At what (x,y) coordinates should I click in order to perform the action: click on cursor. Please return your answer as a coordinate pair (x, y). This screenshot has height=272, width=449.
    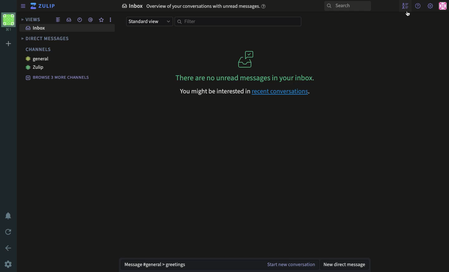
    Looking at the image, I should click on (408, 14).